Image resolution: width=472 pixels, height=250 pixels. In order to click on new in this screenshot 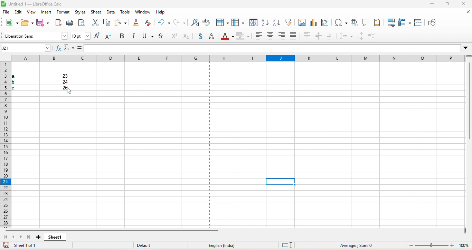, I will do `click(9, 24)`.